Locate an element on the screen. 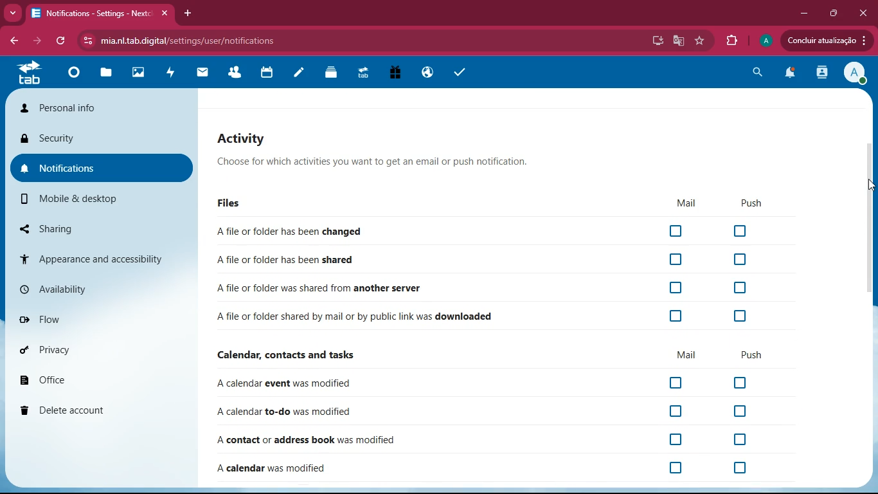 The height and width of the screenshot is (494, 878). A file or folder has been shared is located at coordinates (286, 259).